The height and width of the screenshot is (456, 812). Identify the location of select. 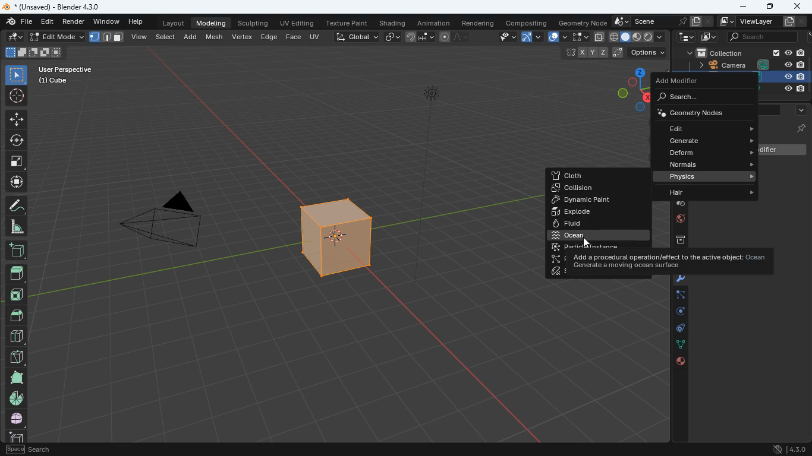
(17, 74).